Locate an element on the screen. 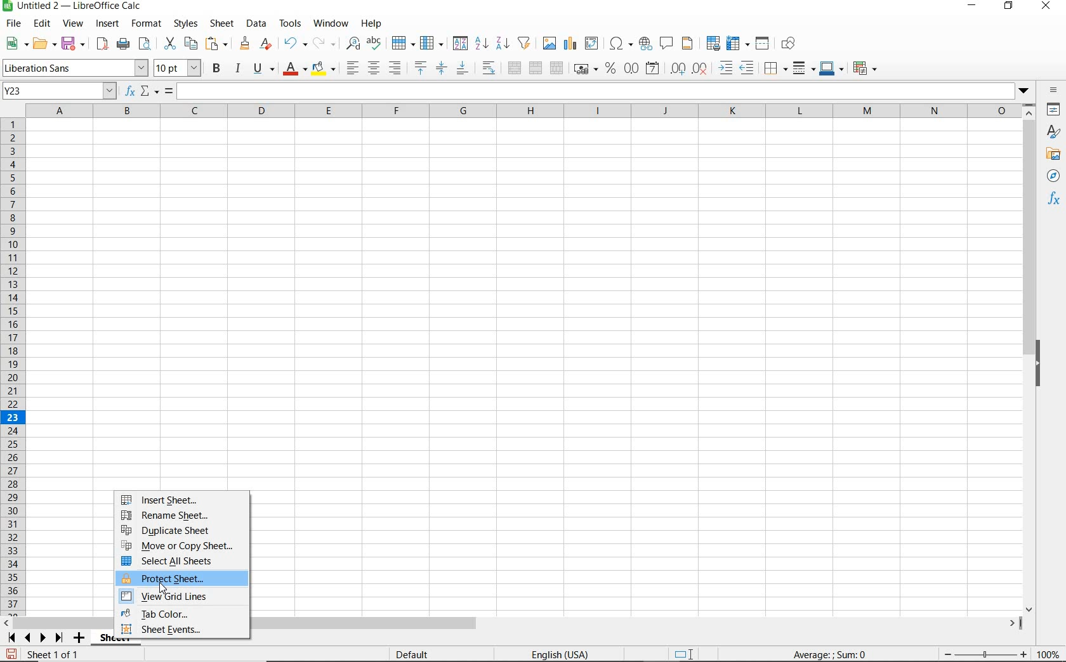 This screenshot has height=662, width=1066. ALIGN RIGHT is located at coordinates (395, 68).